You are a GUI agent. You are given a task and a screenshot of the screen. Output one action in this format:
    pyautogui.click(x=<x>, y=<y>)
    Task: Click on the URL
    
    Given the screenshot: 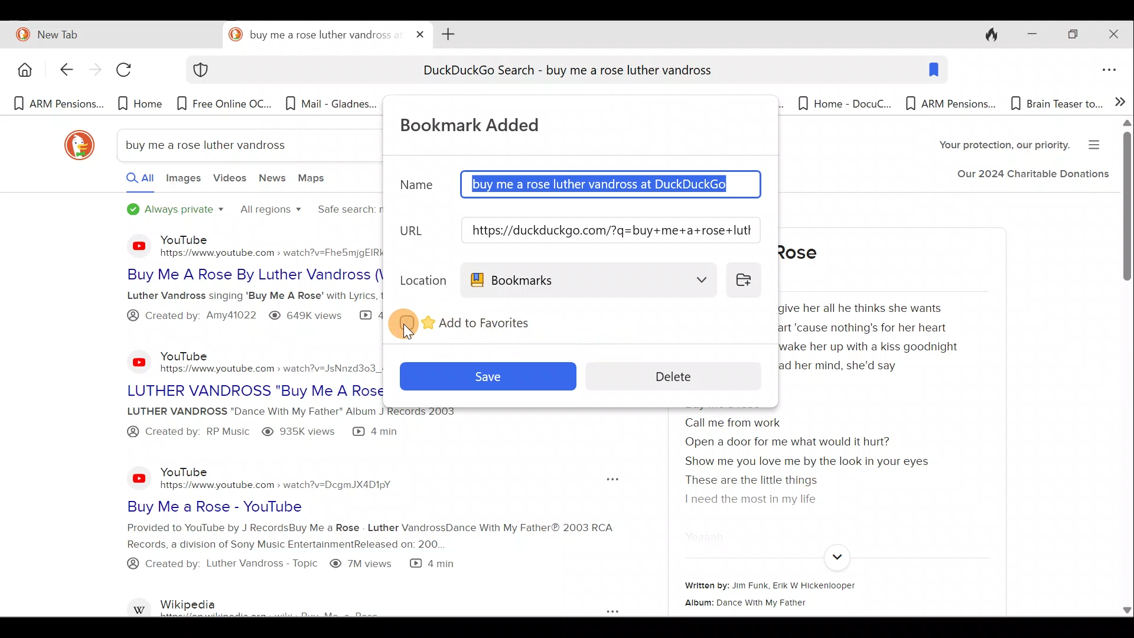 What is the action you would take?
    pyautogui.click(x=418, y=231)
    